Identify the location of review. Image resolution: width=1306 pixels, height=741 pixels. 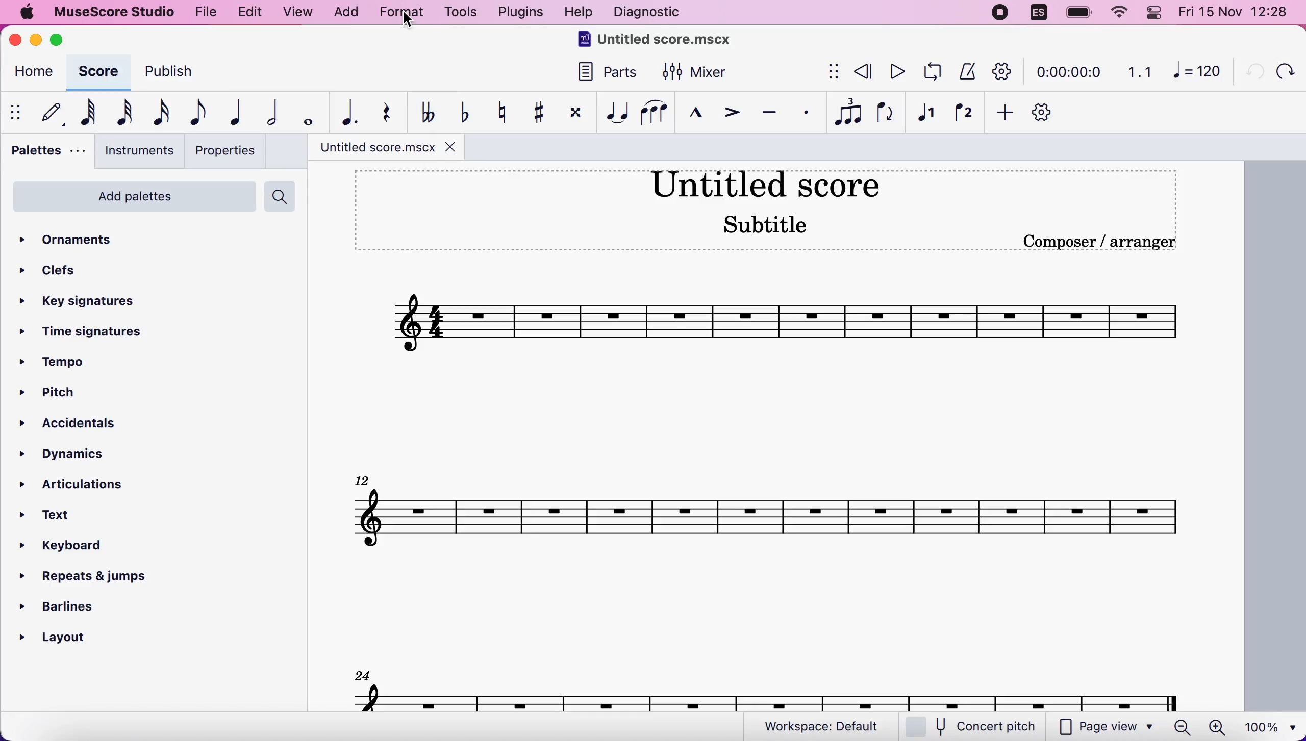
(864, 72).